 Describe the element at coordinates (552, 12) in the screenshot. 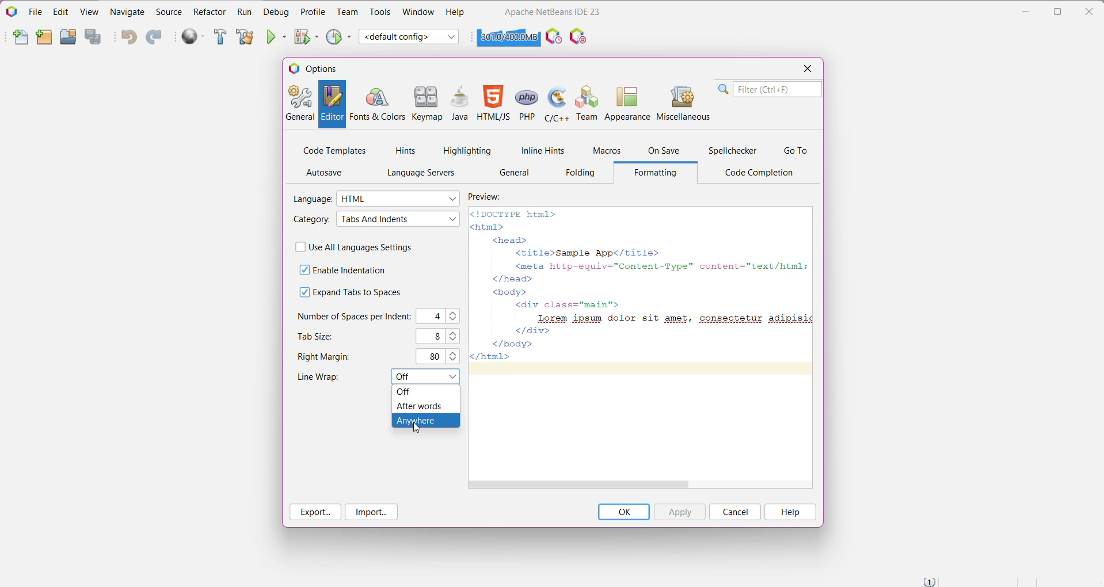

I see `Application Name` at that location.